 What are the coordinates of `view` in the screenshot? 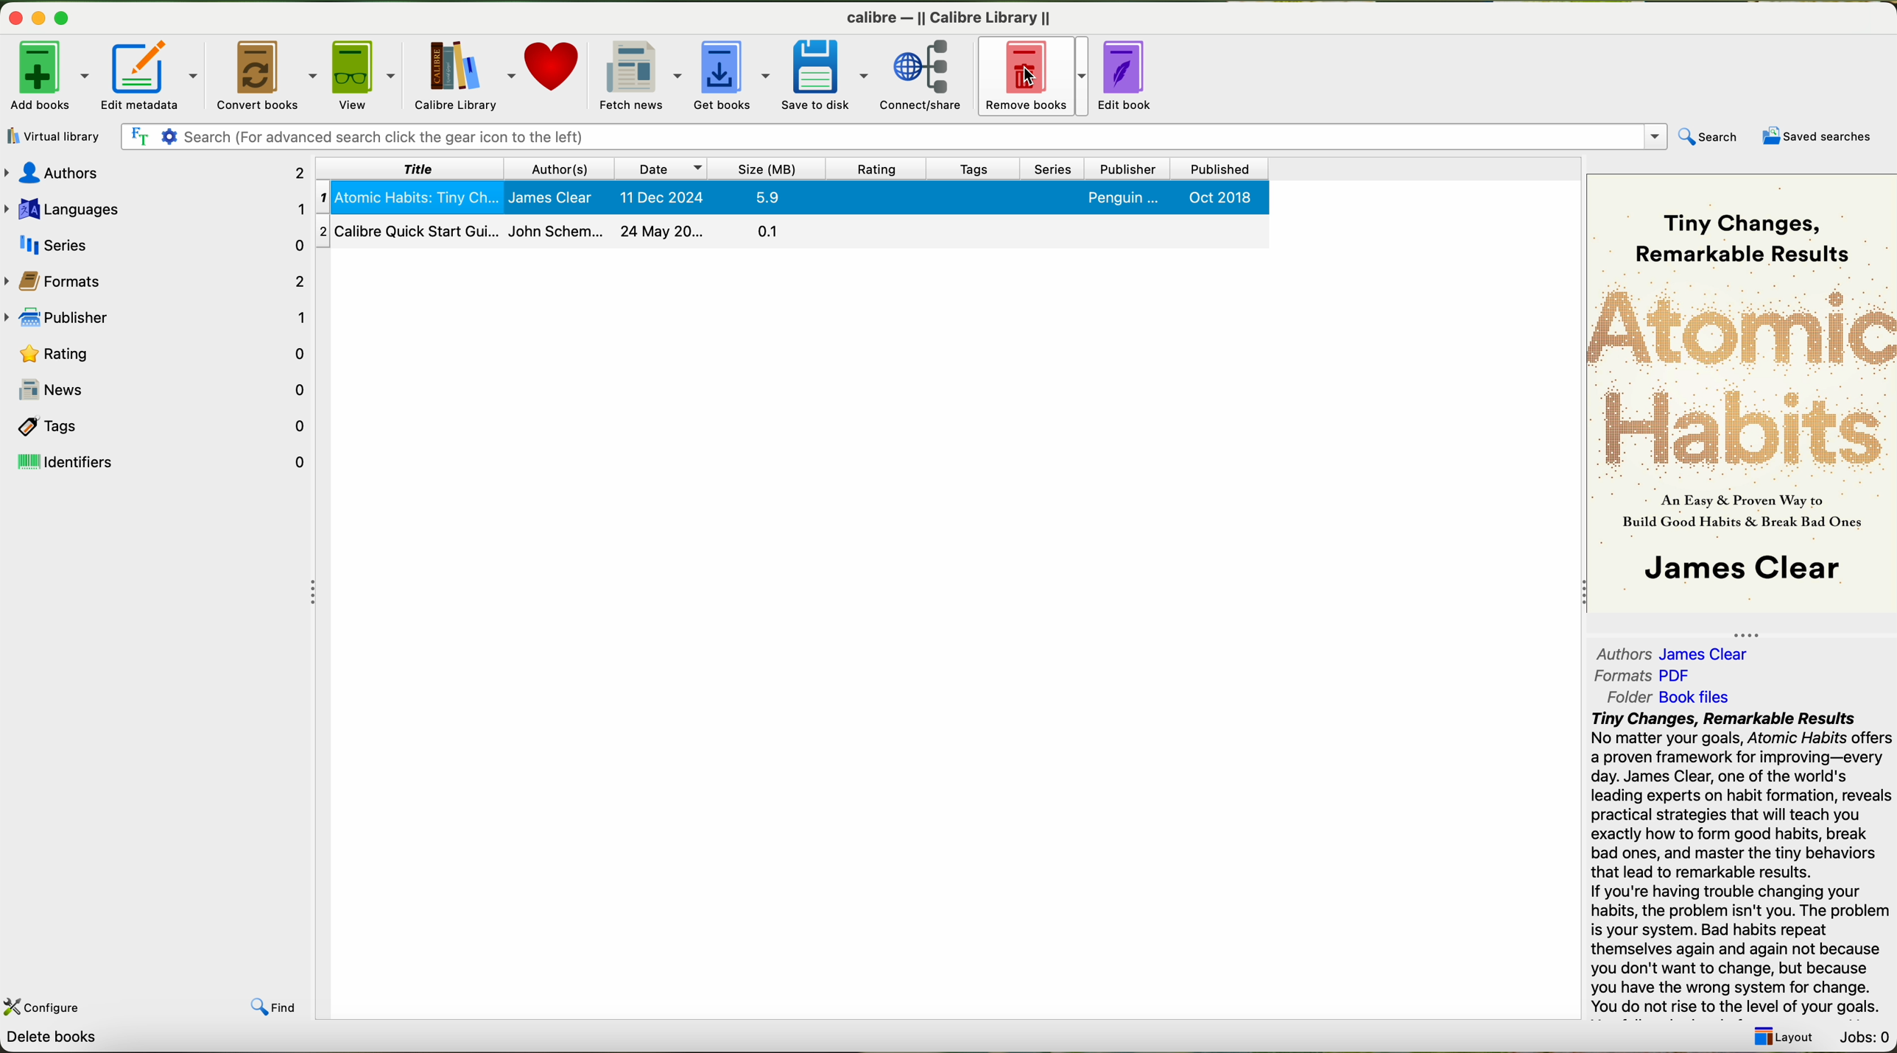 It's located at (362, 75).